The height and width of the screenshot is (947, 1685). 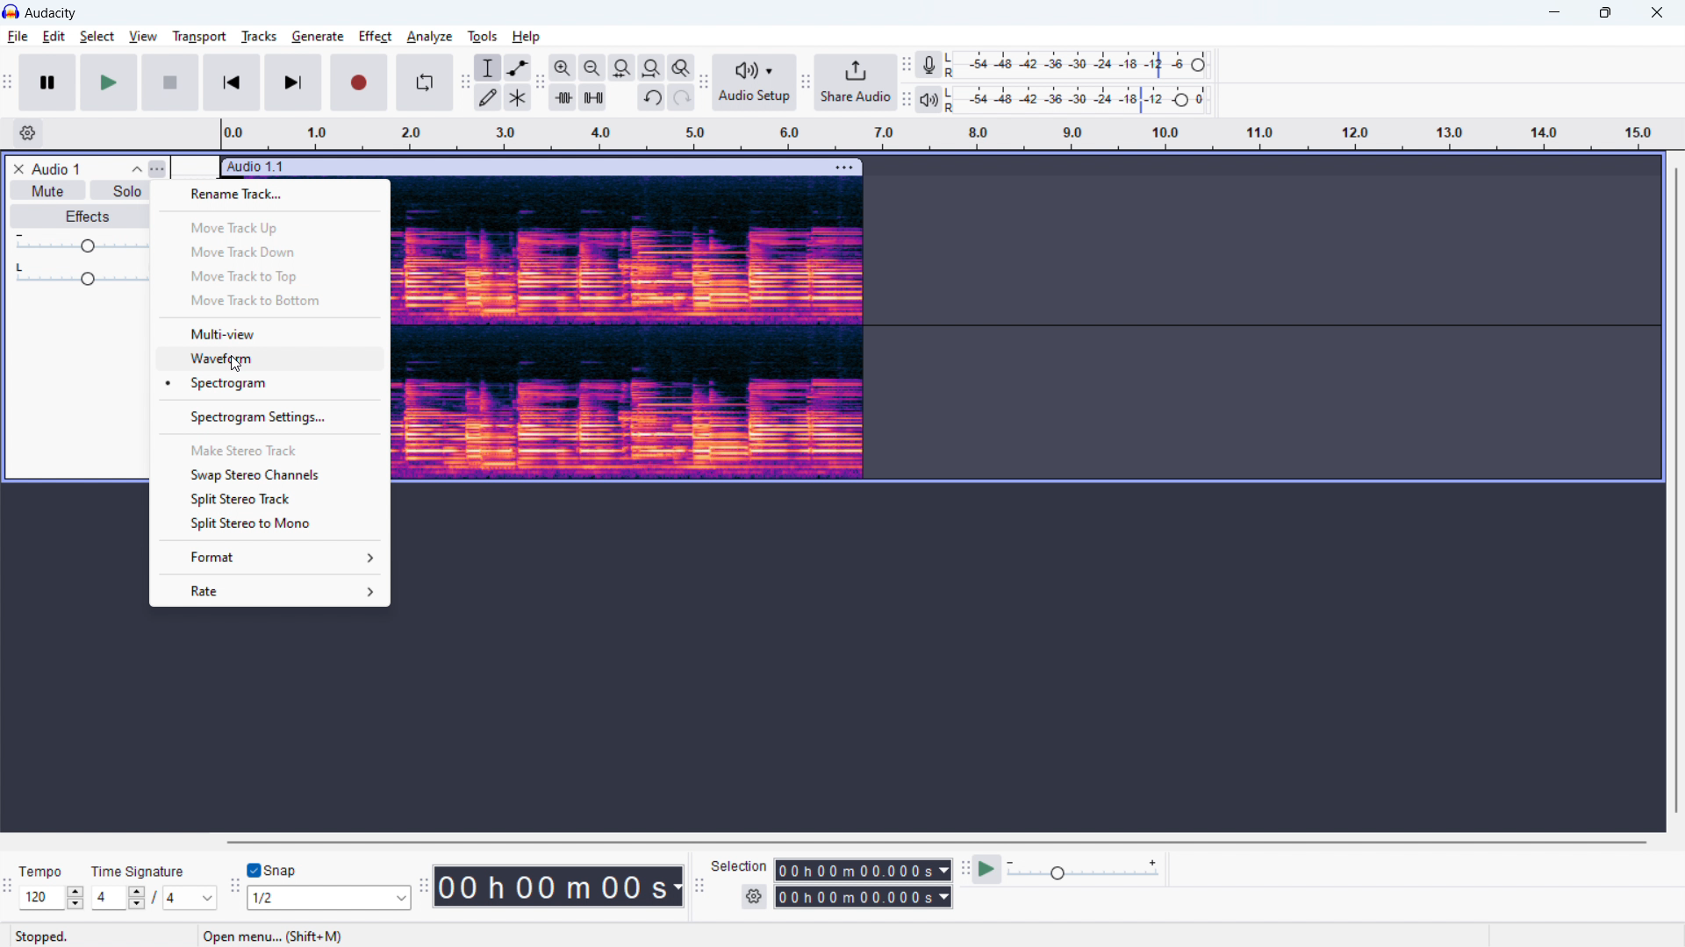 What do you see at coordinates (934, 97) in the screenshot?
I see `playback meter` at bounding box center [934, 97].